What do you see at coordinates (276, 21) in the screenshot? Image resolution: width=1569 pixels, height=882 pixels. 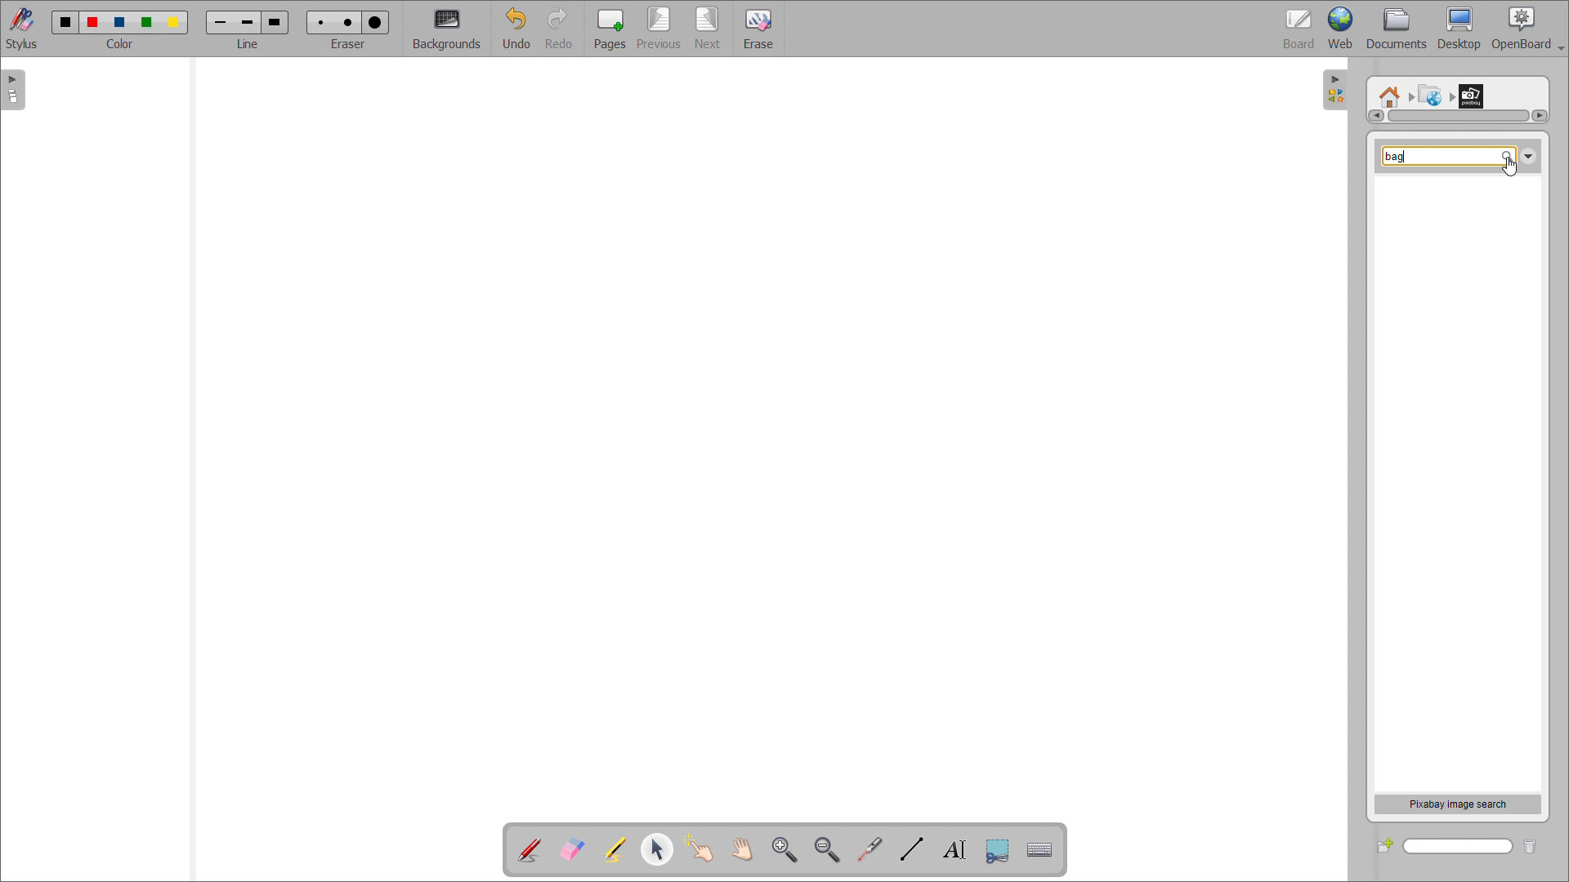 I see `Large line` at bounding box center [276, 21].